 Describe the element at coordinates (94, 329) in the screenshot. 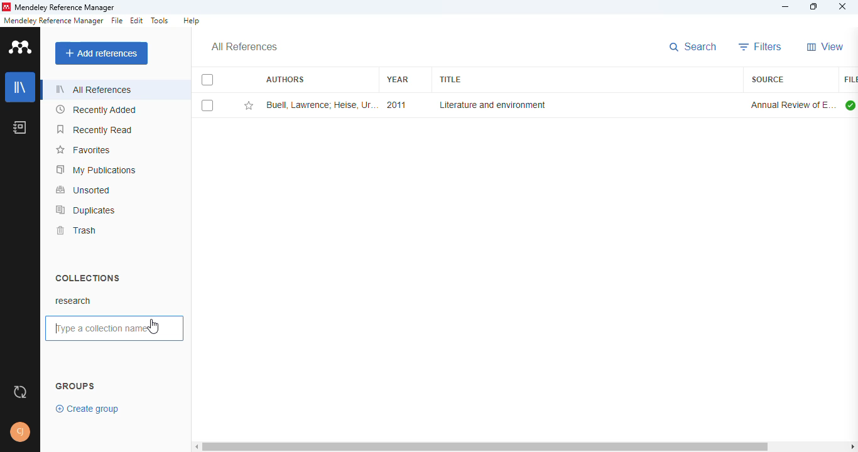

I see `Collection name being typed` at that location.